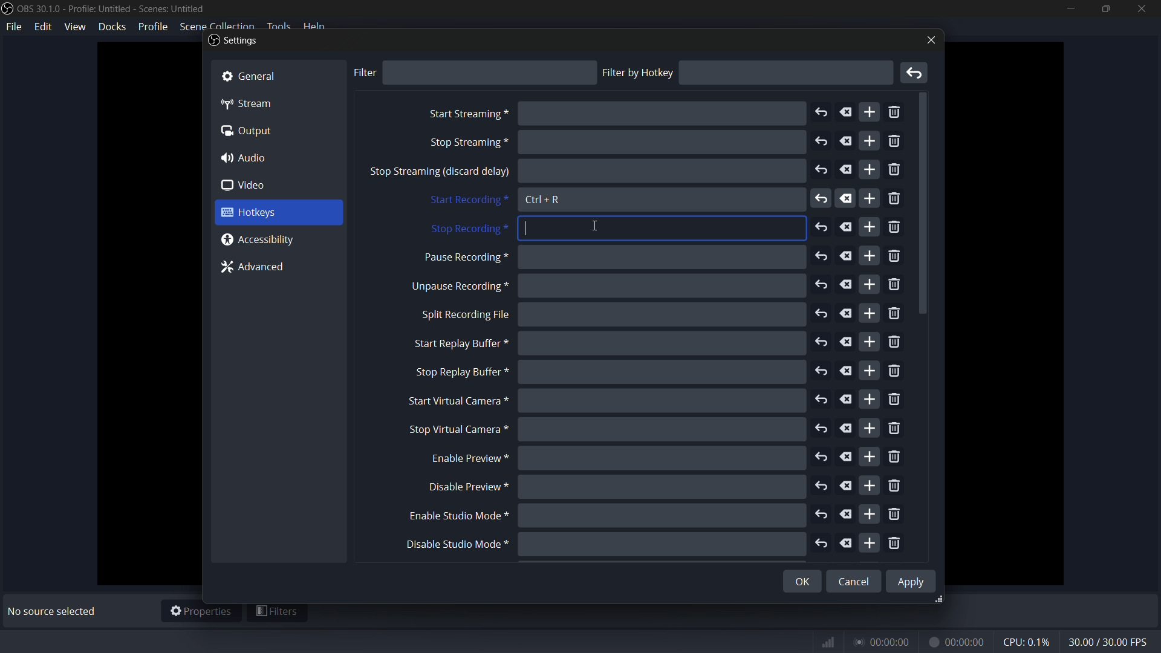  What do you see at coordinates (216, 26) in the screenshot?
I see `scene collection menu` at bounding box center [216, 26].